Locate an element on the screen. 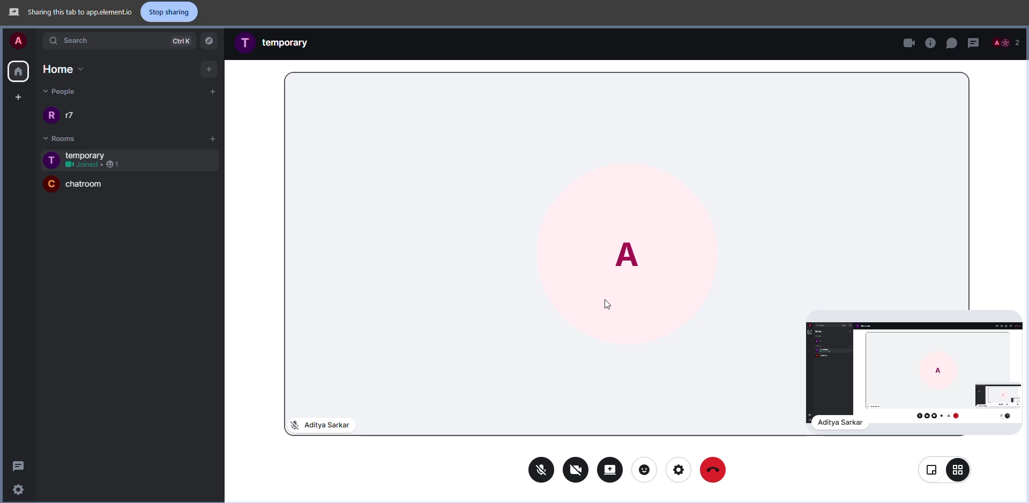 The height and width of the screenshot is (503, 1029). screen sharing is located at coordinates (916, 373).